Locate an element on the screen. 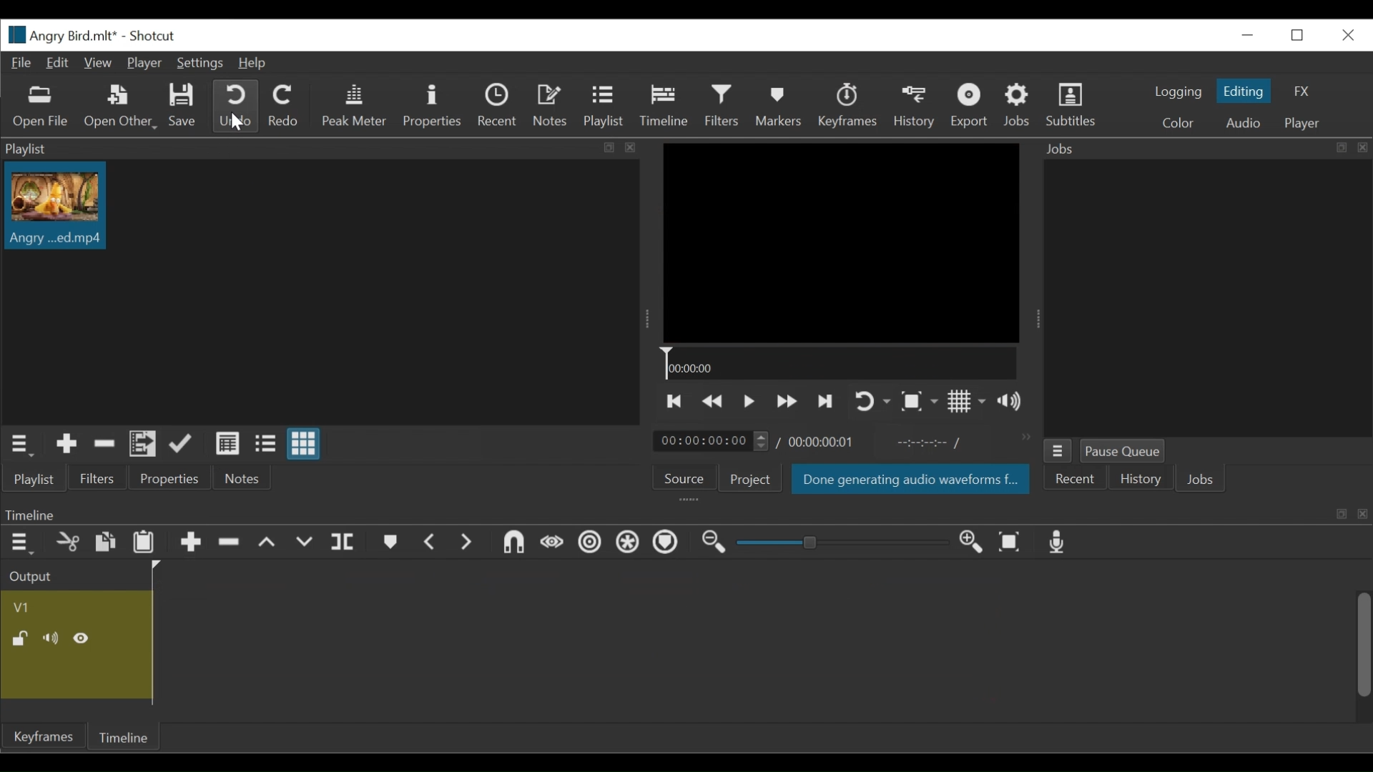 This screenshot has height=772, width=1373. zoom timeline out is located at coordinates (716, 543).